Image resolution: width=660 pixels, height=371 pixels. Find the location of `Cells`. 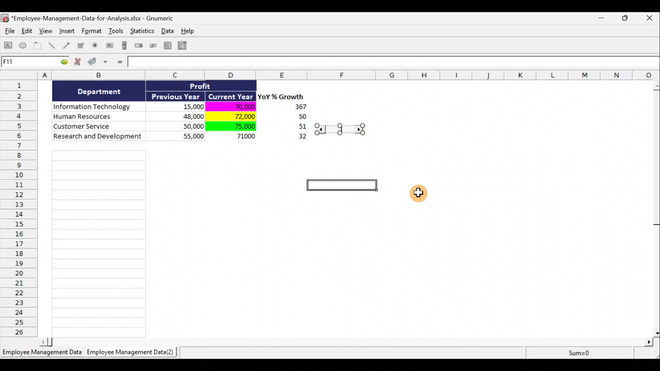

Cells is located at coordinates (99, 242).